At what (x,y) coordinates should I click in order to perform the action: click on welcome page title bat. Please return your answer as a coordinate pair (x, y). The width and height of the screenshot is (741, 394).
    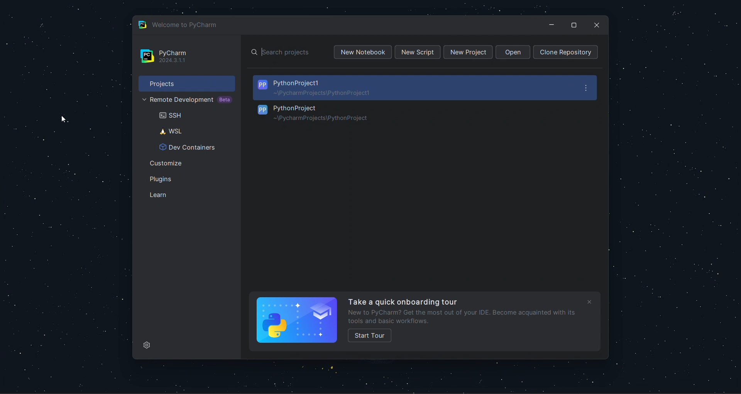
    Looking at the image, I should click on (332, 25).